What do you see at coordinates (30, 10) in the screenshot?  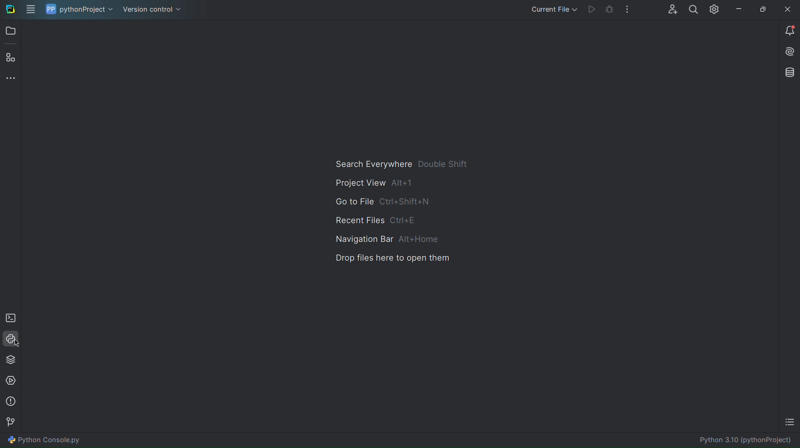 I see `Application Menu` at bounding box center [30, 10].